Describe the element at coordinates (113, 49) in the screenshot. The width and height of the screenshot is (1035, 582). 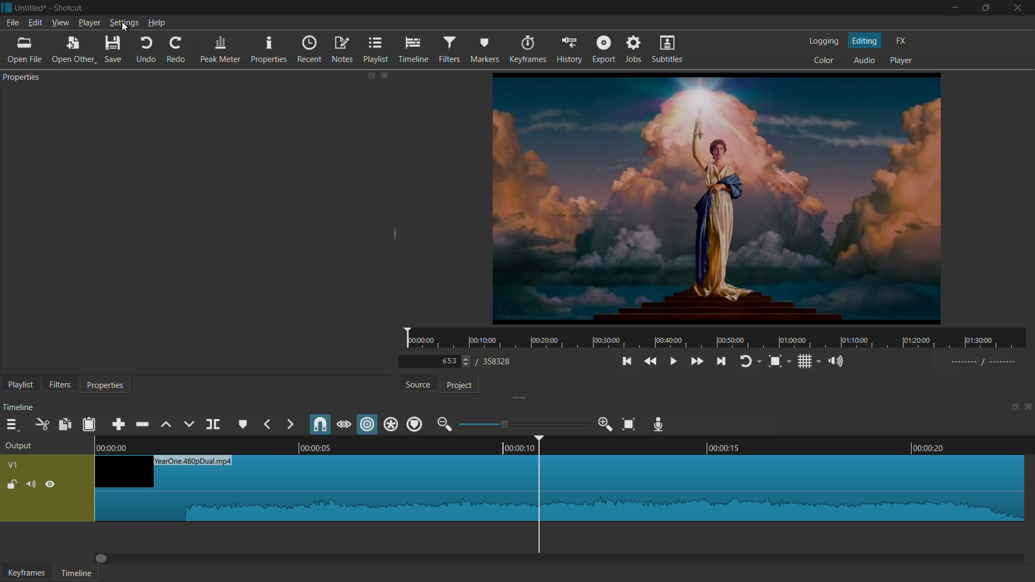
I see `save` at that location.